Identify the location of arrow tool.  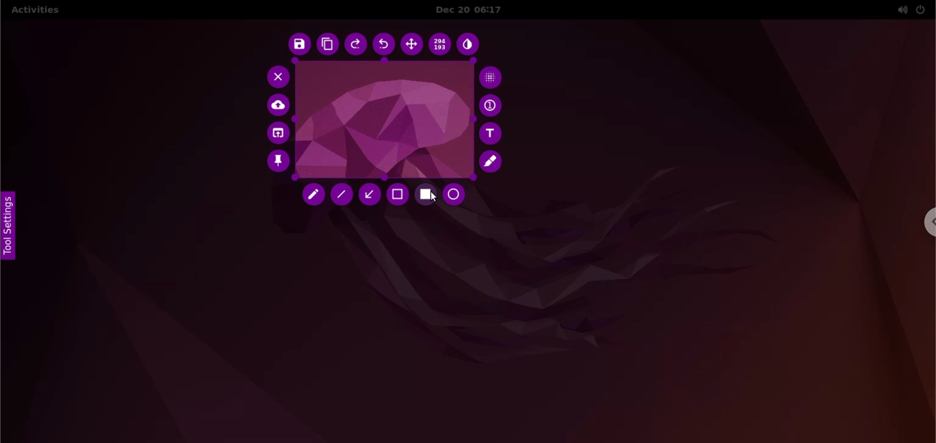
(369, 194).